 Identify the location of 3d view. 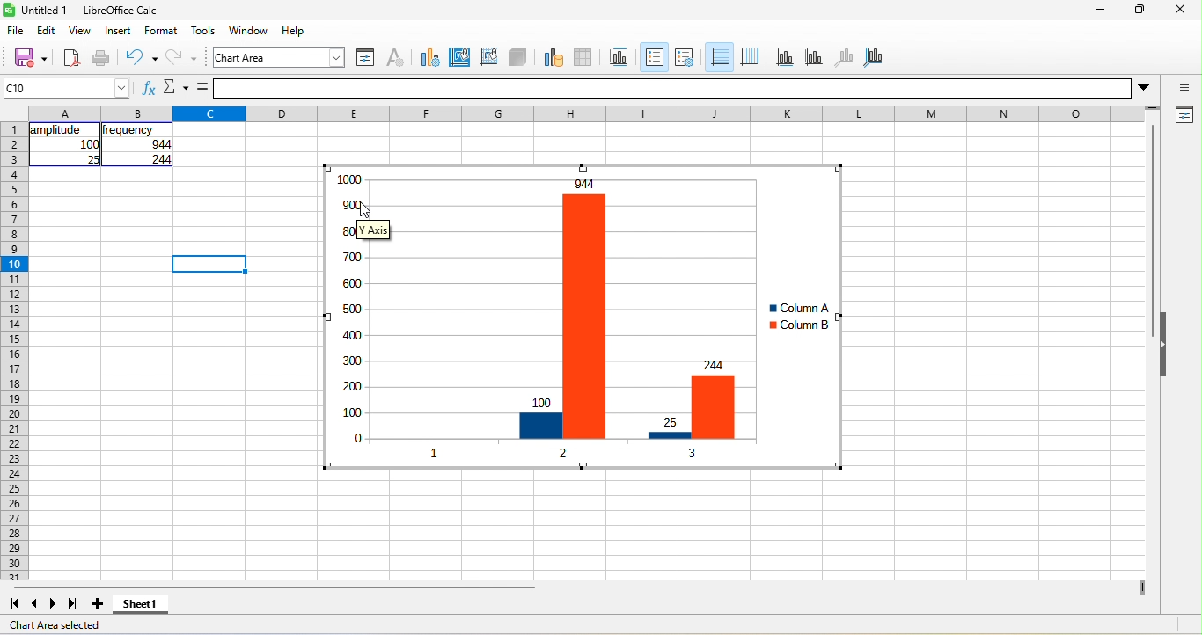
(518, 56).